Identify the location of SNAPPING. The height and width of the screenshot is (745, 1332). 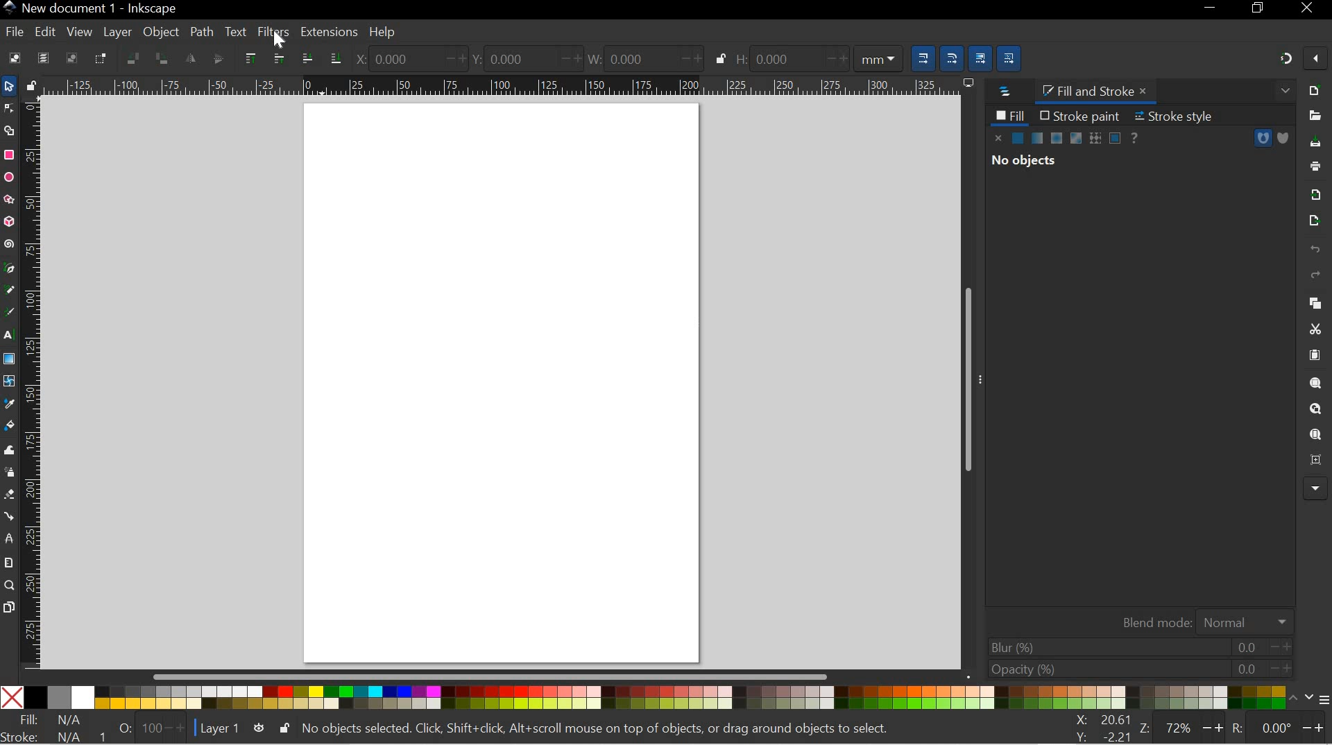
(1286, 58).